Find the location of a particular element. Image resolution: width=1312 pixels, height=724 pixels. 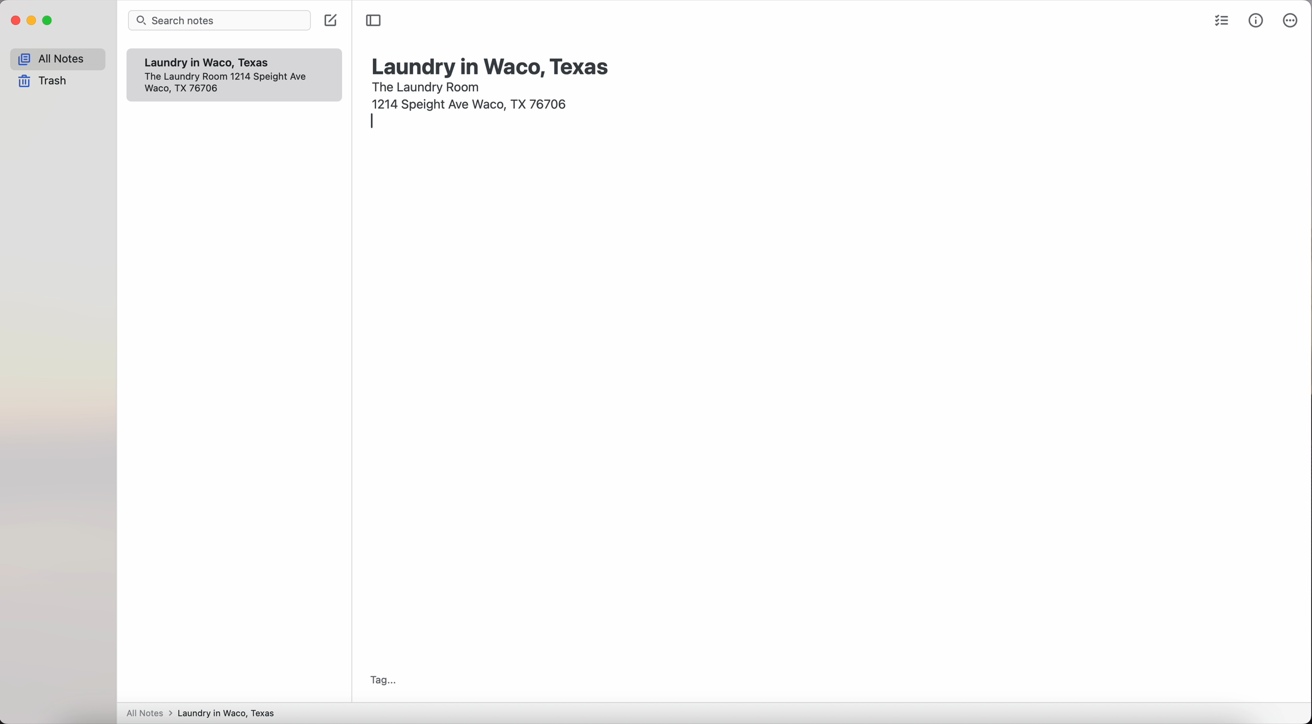

laundry in Waco, Texas is located at coordinates (492, 62).